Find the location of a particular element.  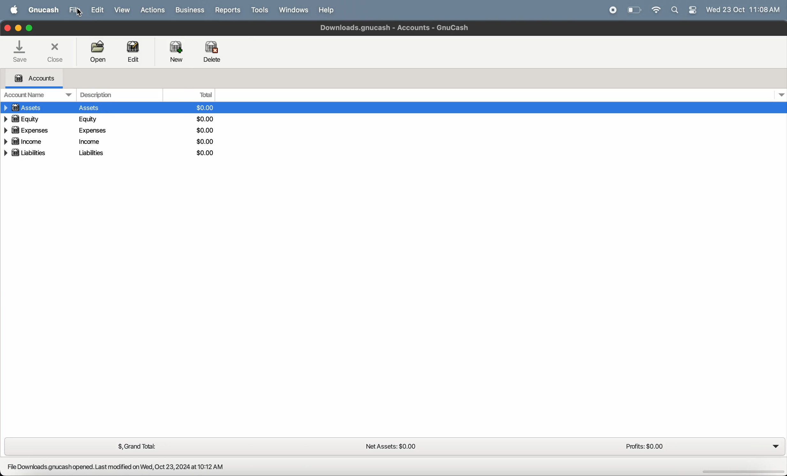

dropdown is located at coordinates (780, 94).